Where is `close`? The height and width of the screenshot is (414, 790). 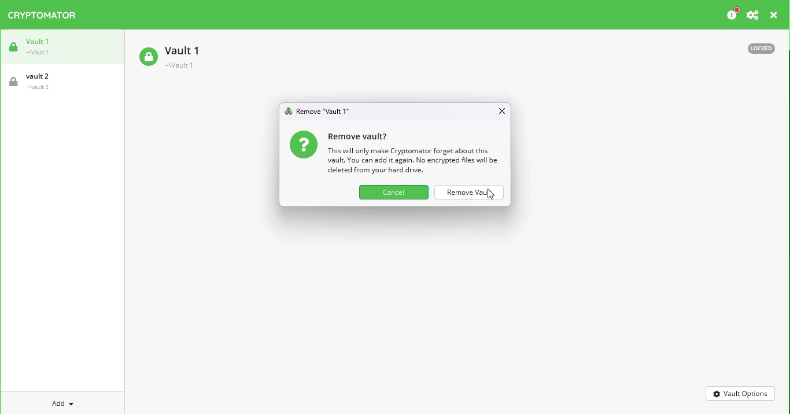 close is located at coordinates (774, 16).